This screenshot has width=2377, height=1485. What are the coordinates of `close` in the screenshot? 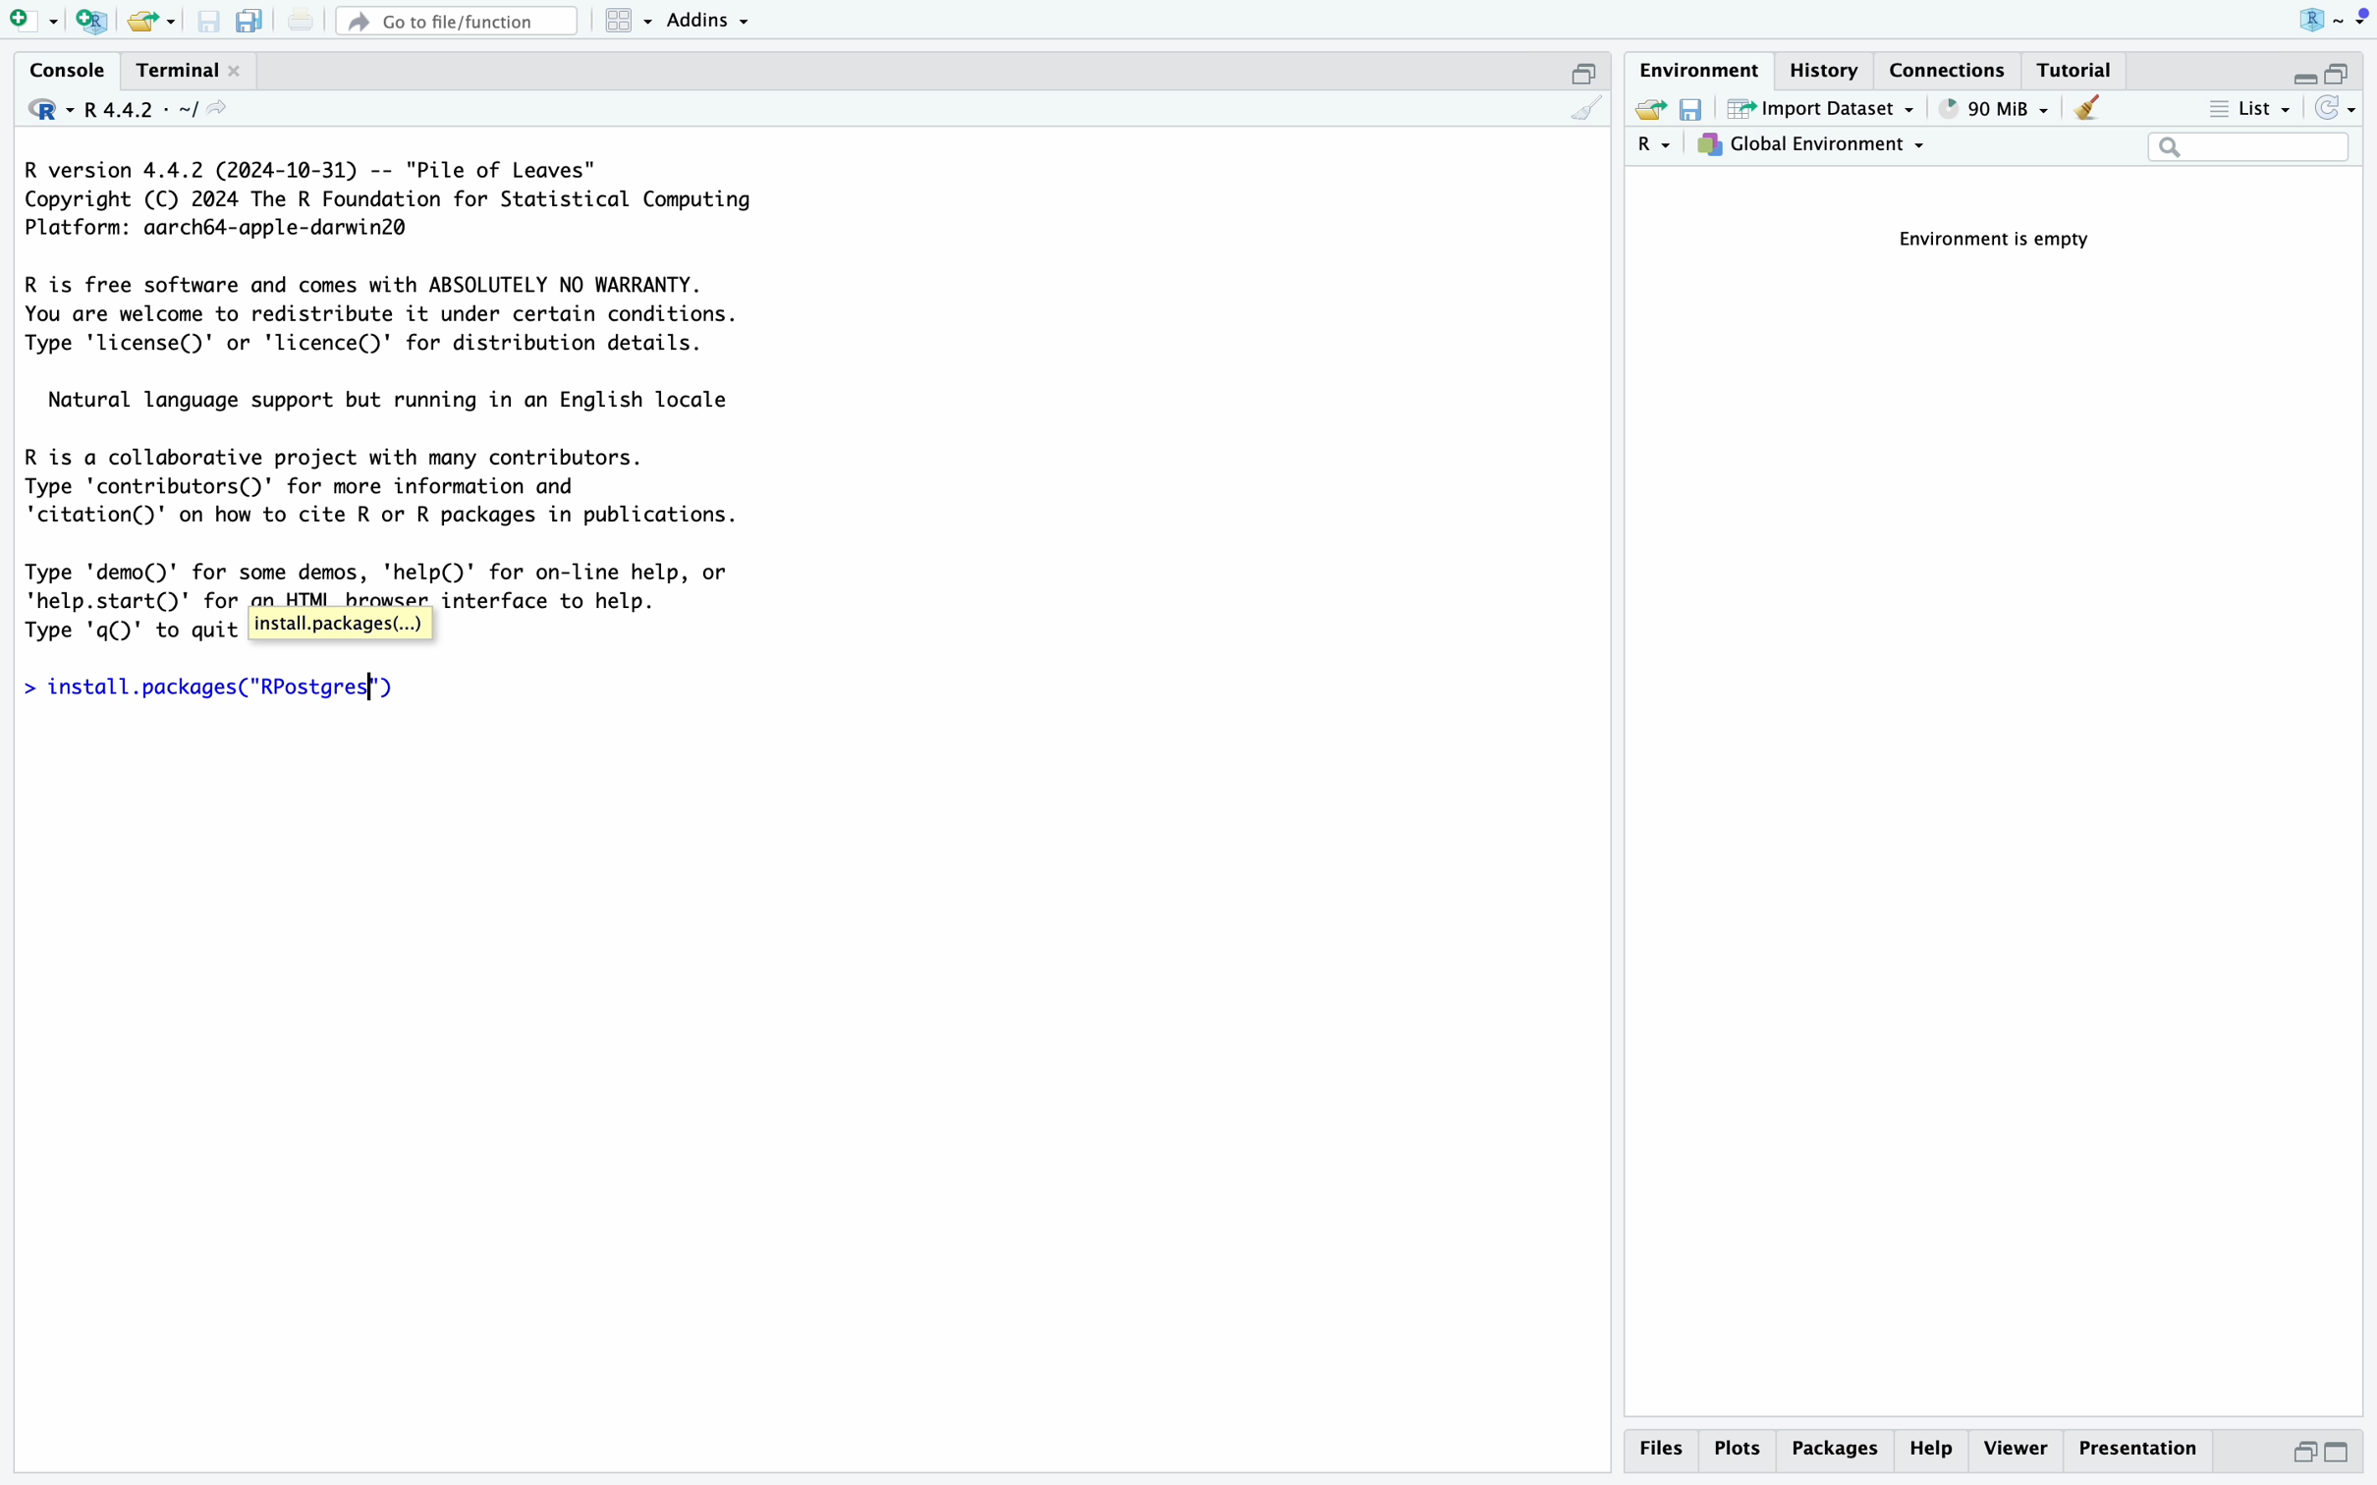 It's located at (240, 70).